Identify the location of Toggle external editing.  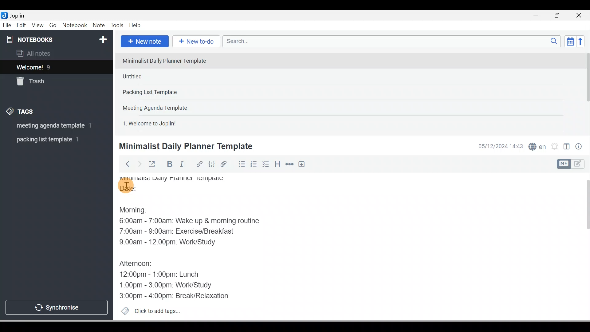
(153, 165).